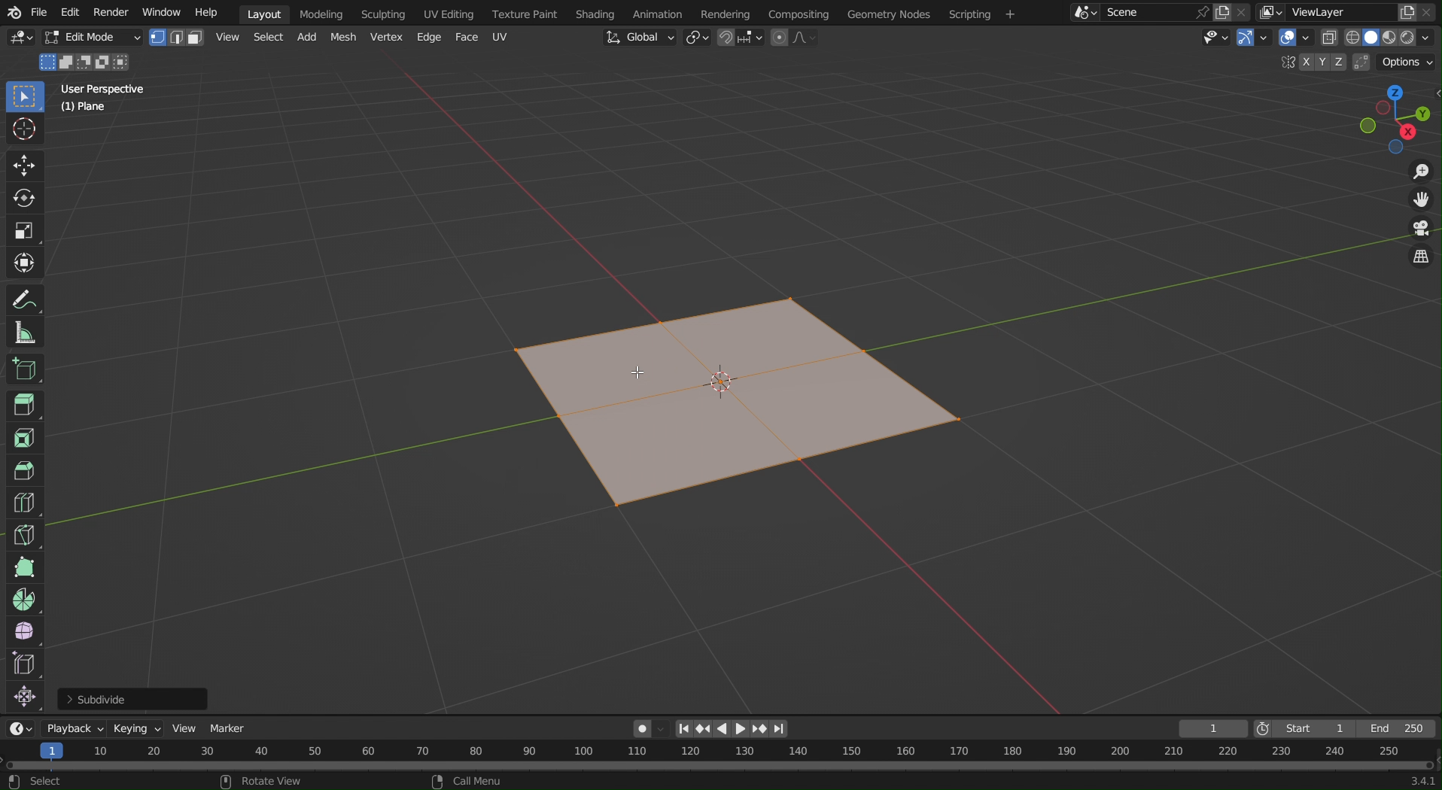 The height and width of the screenshot is (790, 1442). What do you see at coordinates (176, 38) in the screenshot?
I see `Select Mode` at bounding box center [176, 38].